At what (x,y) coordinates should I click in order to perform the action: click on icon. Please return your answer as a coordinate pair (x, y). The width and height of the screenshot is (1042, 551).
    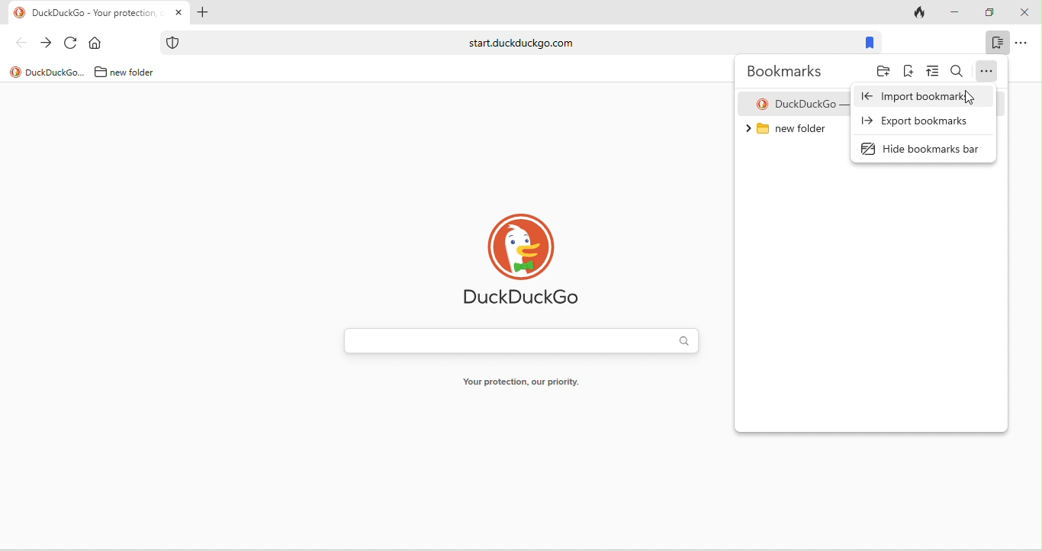
    Looking at the image, I should click on (20, 13).